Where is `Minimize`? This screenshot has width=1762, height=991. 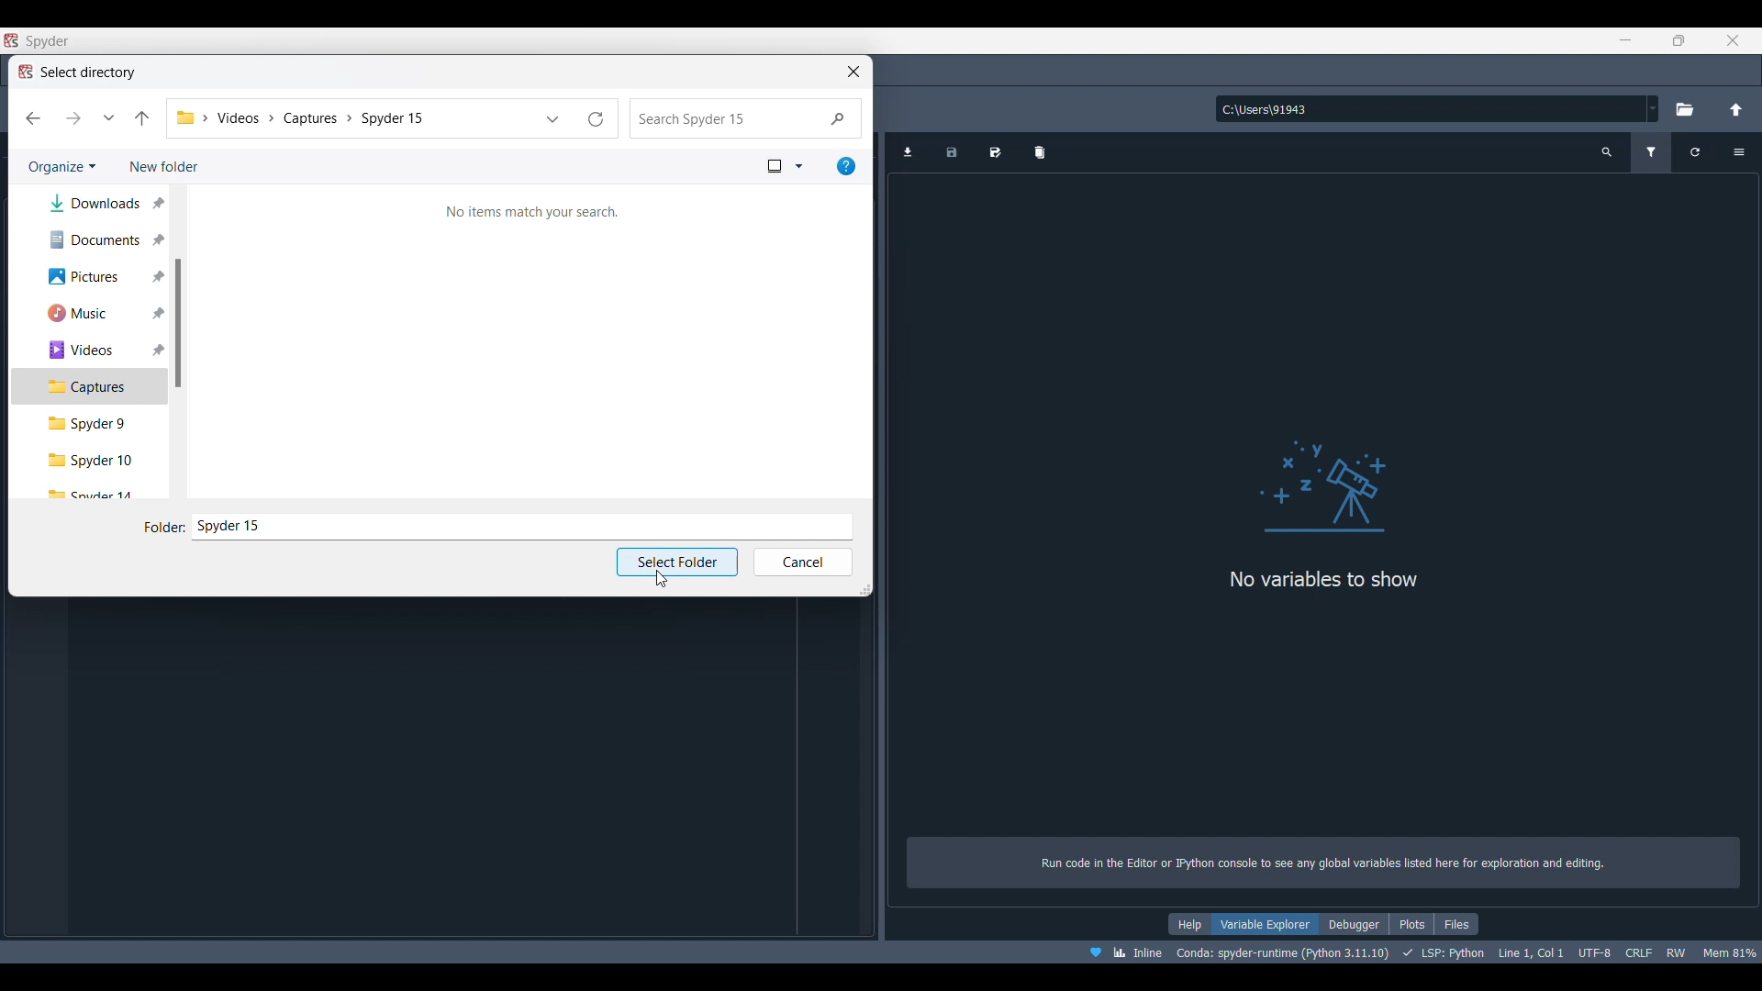
Minimize is located at coordinates (1626, 39).